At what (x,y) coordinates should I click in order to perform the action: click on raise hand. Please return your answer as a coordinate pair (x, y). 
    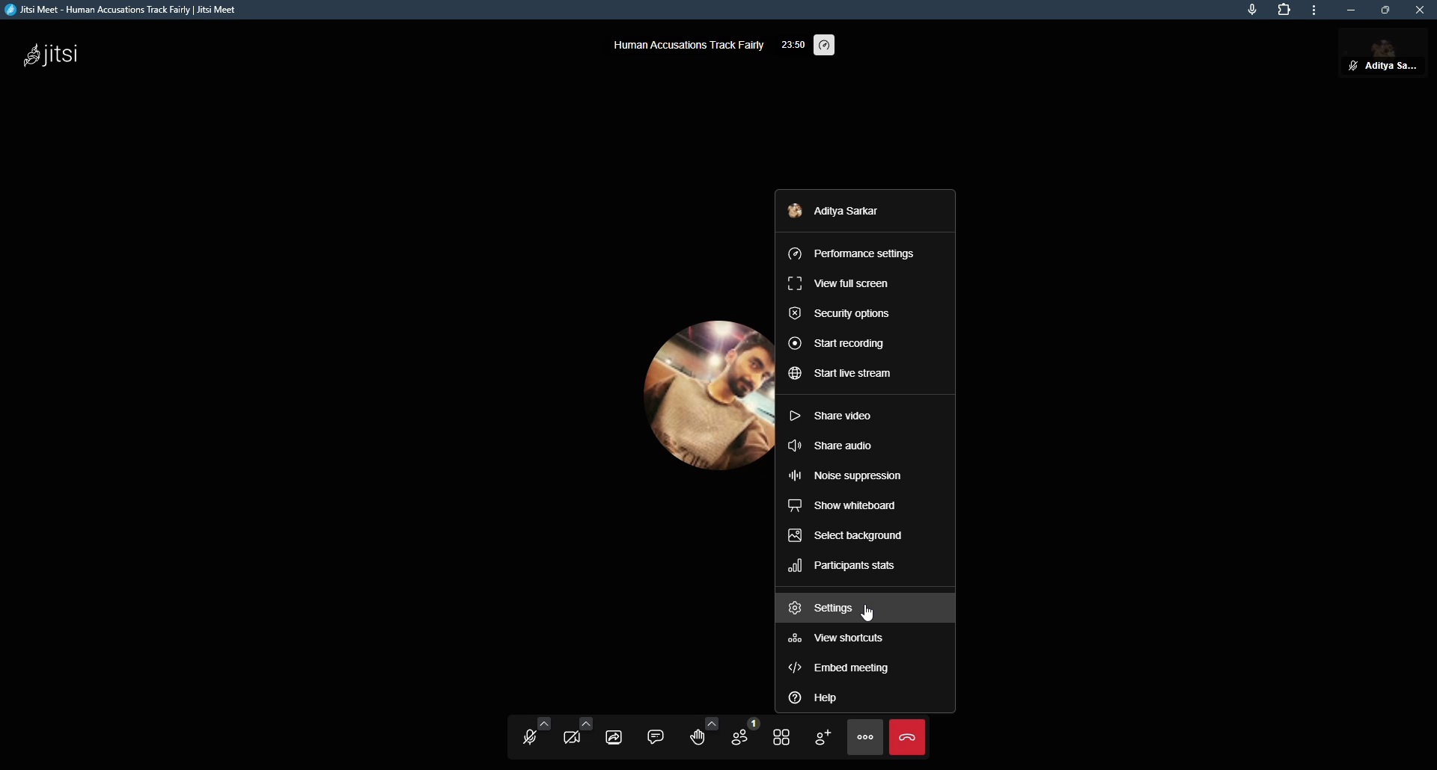
    Looking at the image, I should click on (699, 734).